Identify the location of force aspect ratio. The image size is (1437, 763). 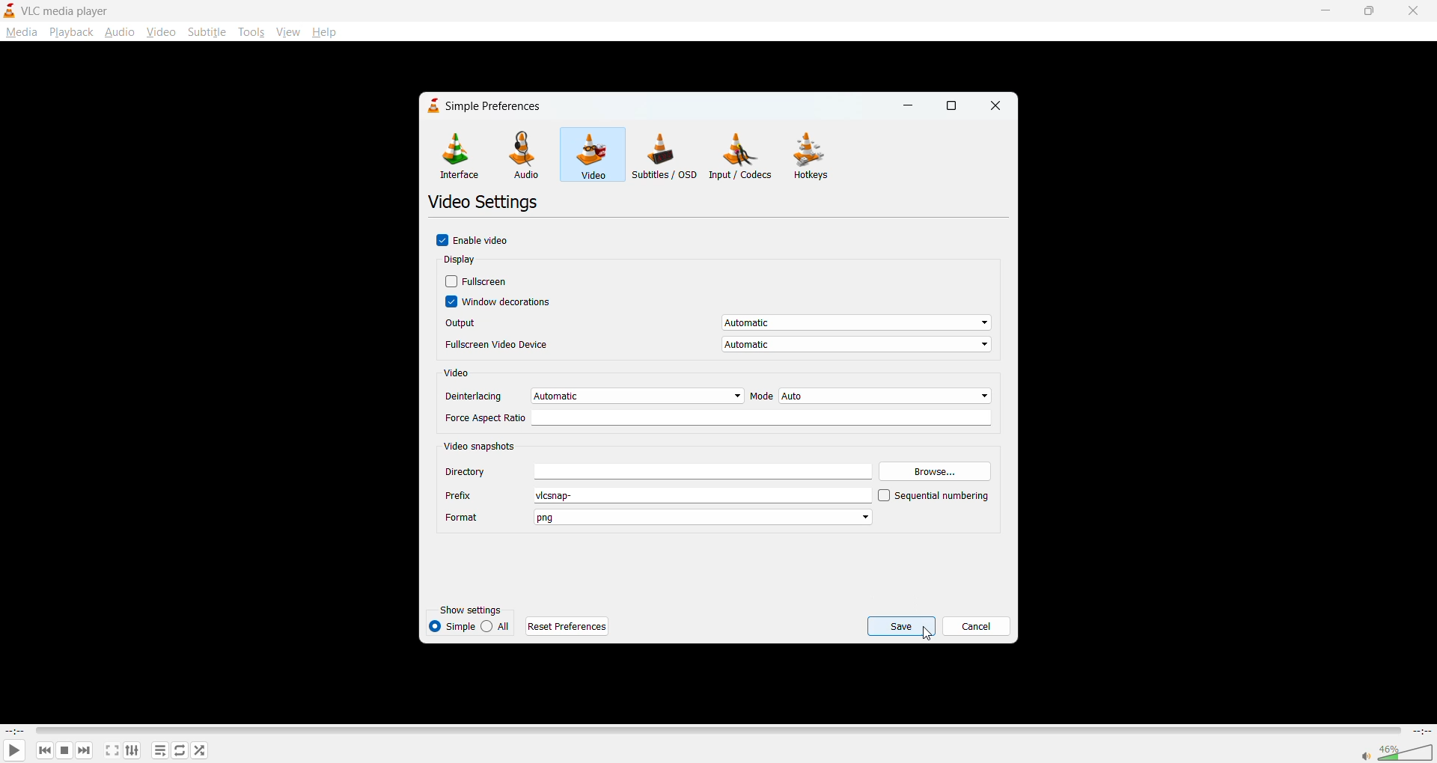
(720, 418).